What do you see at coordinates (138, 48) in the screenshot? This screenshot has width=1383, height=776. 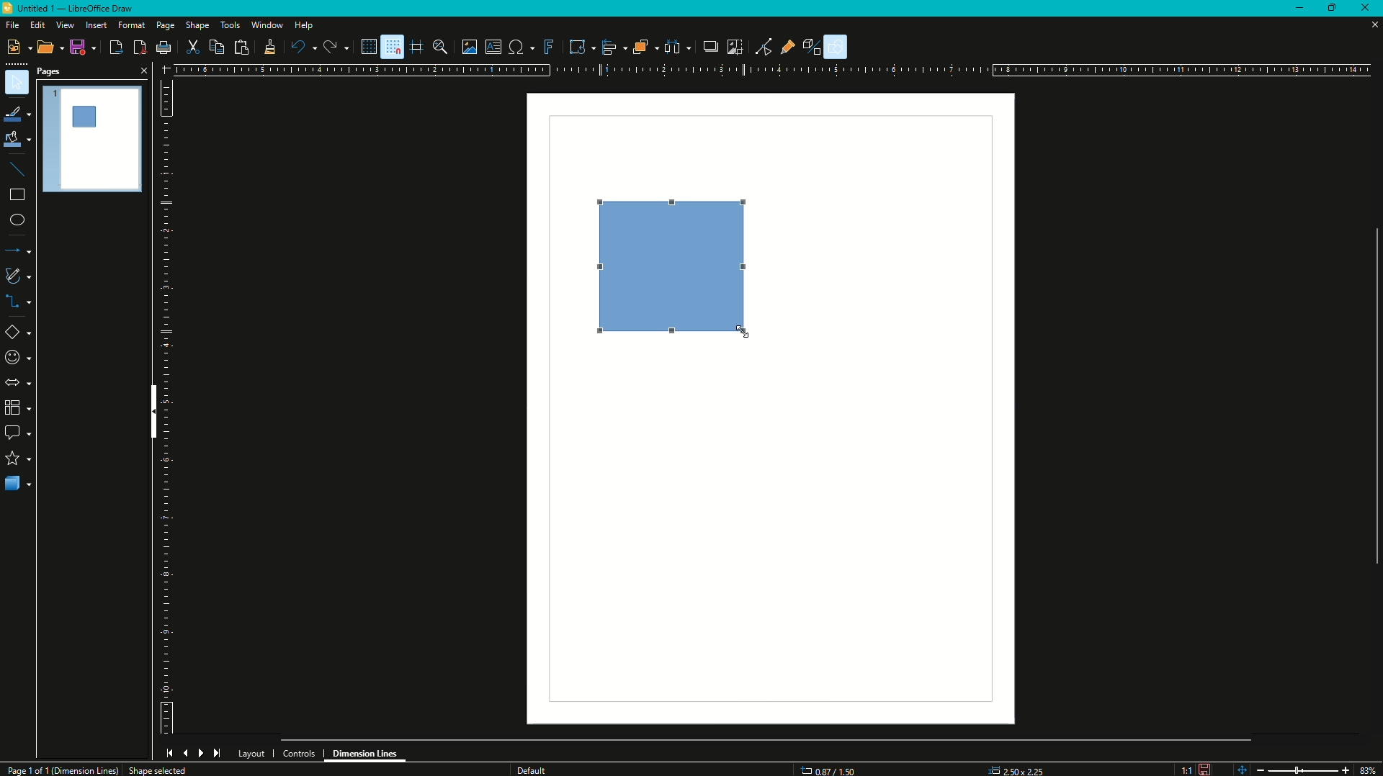 I see `Export Directly as PDF` at bounding box center [138, 48].